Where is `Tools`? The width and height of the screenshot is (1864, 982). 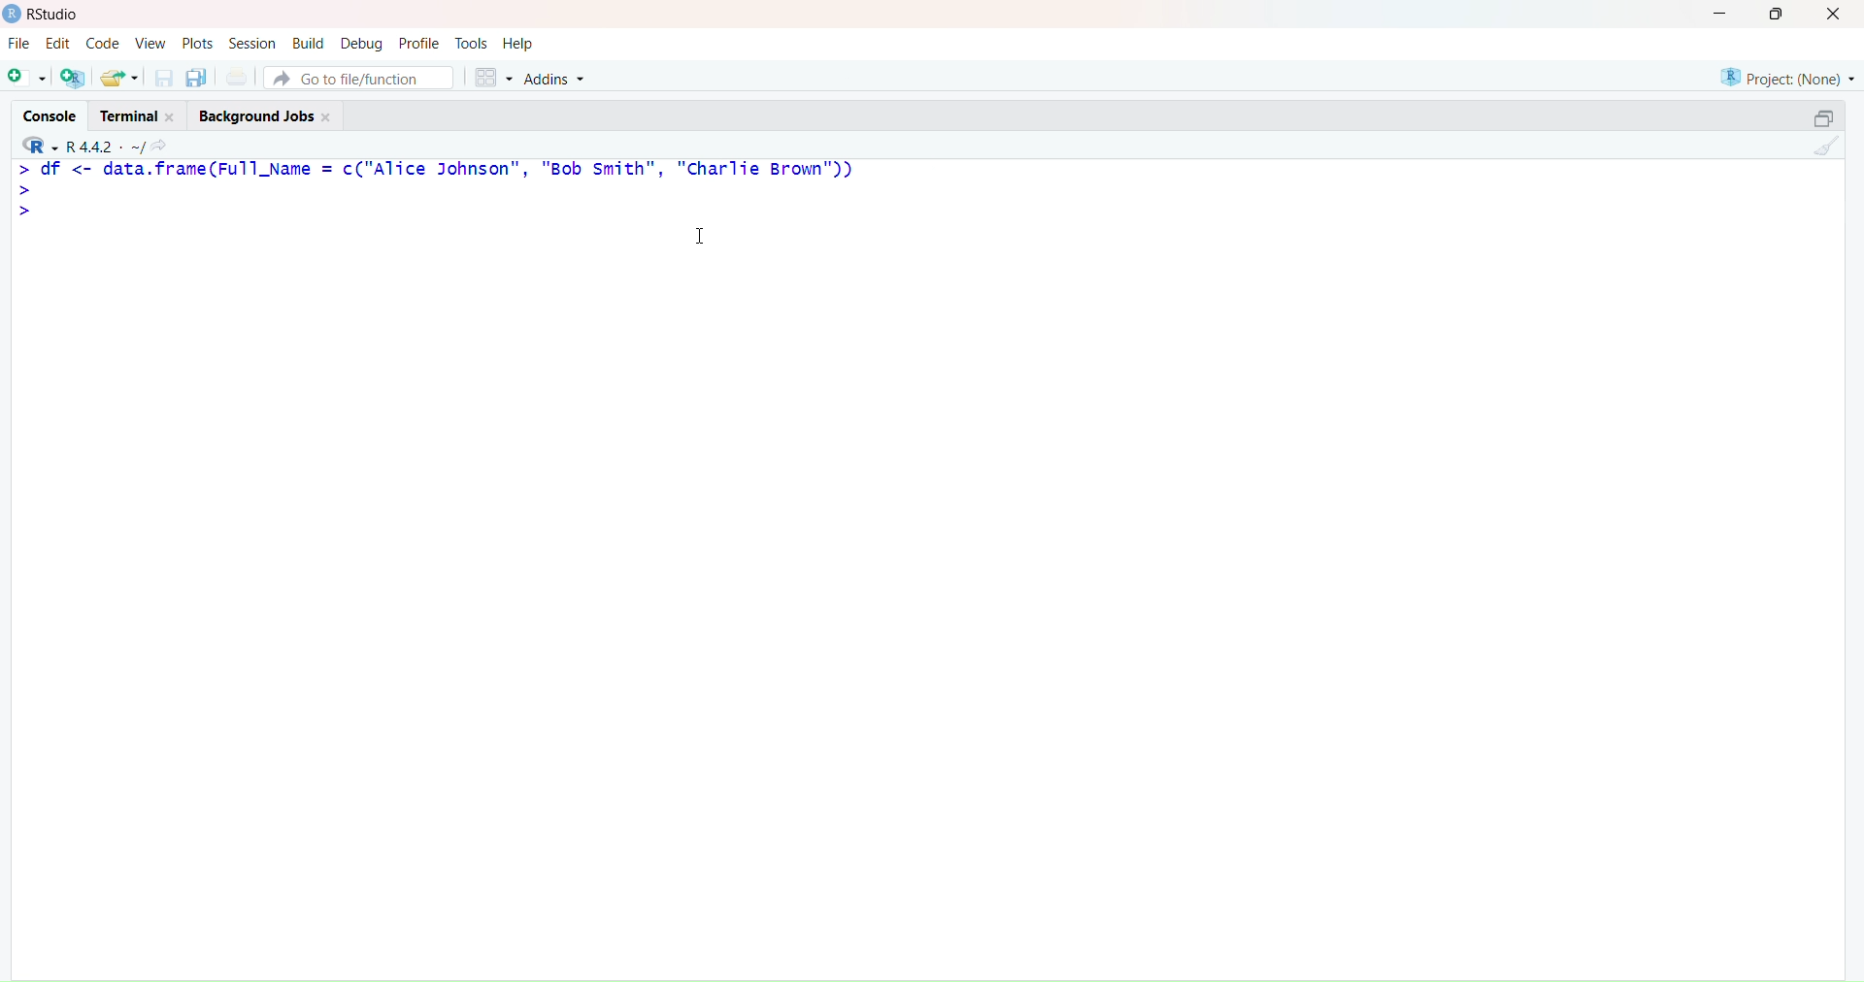 Tools is located at coordinates (472, 42).